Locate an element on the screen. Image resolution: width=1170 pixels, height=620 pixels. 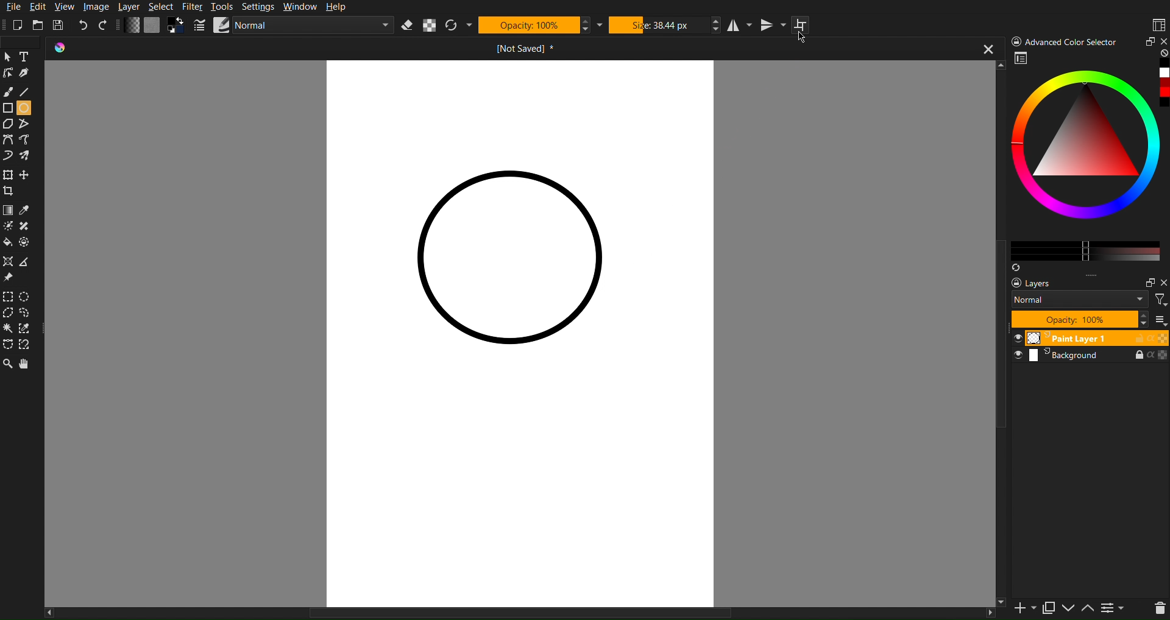
Cursor is located at coordinates (7, 56).